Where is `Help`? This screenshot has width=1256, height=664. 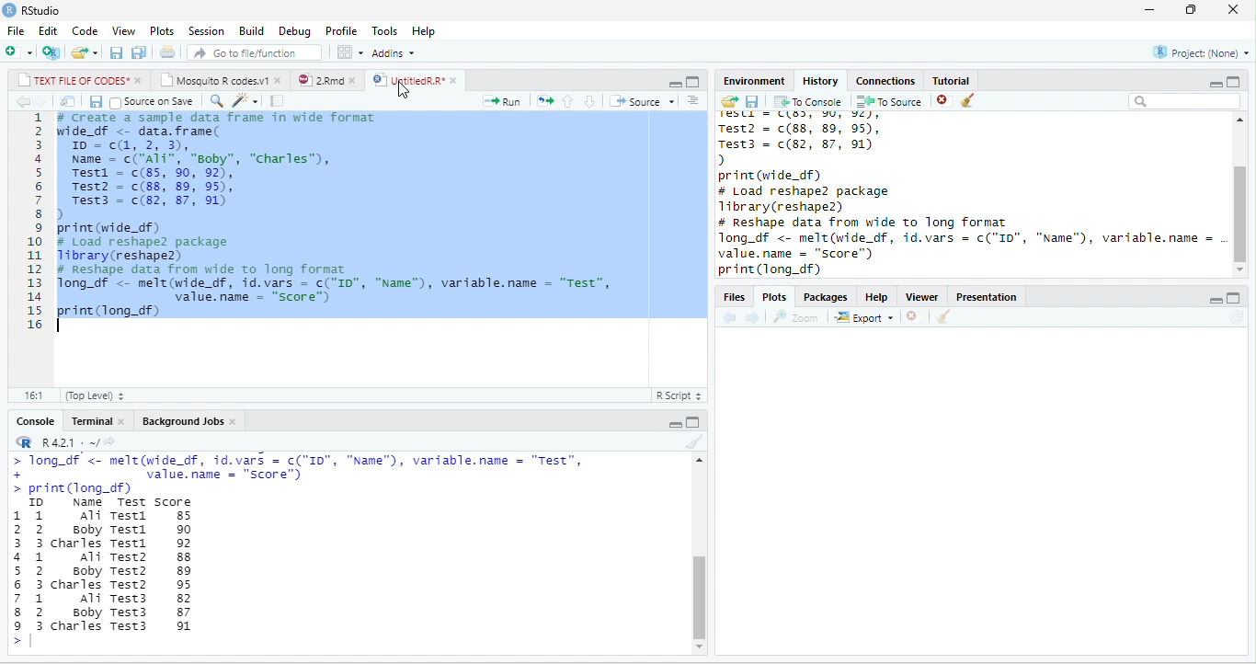
Help is located at coordinates (423, 31).